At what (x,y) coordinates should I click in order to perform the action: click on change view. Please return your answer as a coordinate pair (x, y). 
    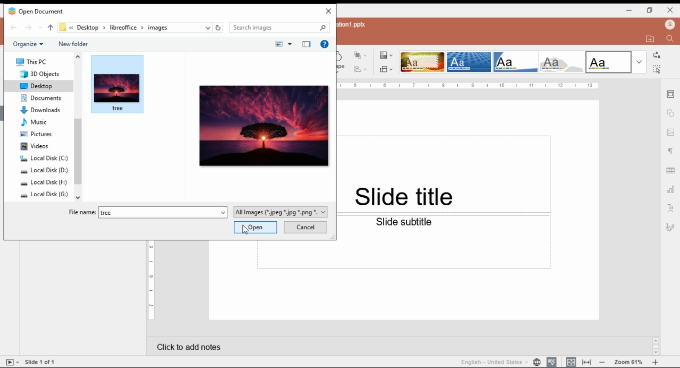
    Looking at the image, I should click on (283, 44).